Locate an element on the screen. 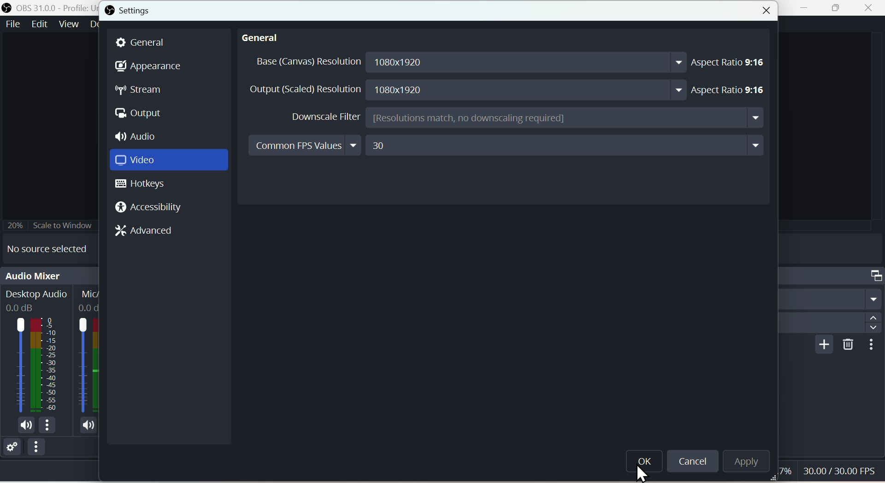 The height and width of the screenshot is (483, 885). Accessibility is located at coordinates (148, 207).